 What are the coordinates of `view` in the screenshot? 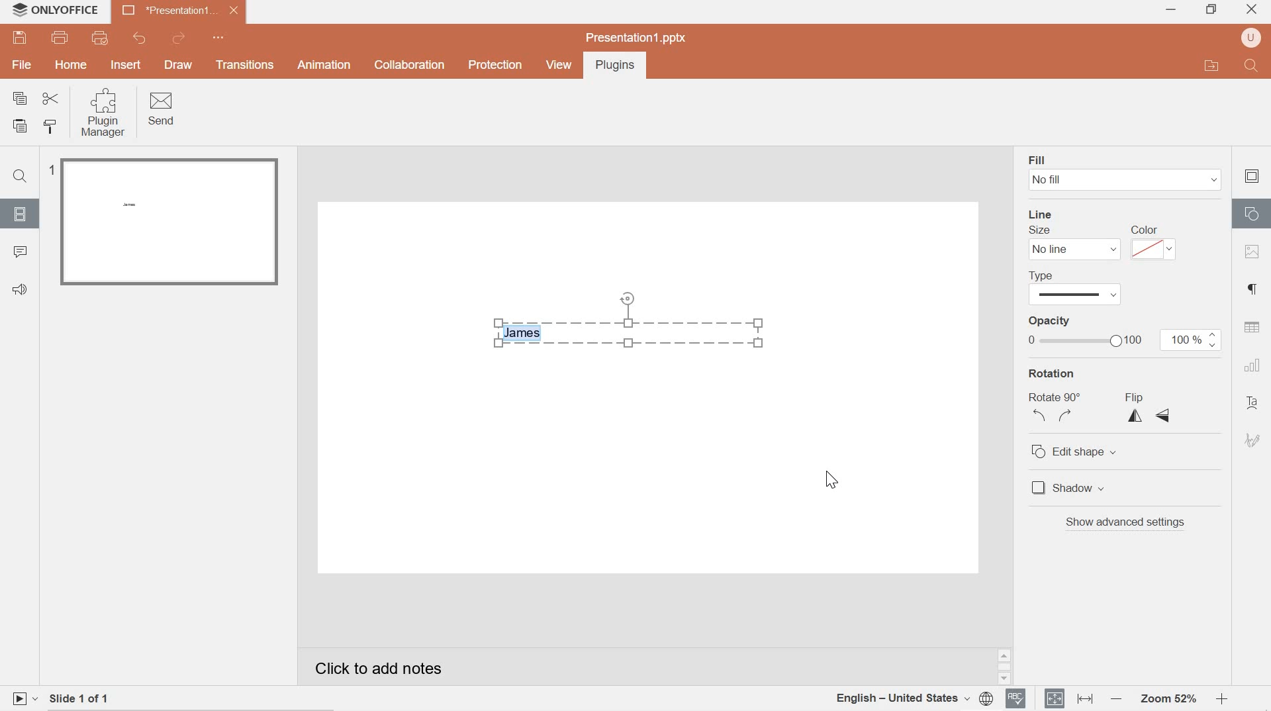 It's located at (557, 65).